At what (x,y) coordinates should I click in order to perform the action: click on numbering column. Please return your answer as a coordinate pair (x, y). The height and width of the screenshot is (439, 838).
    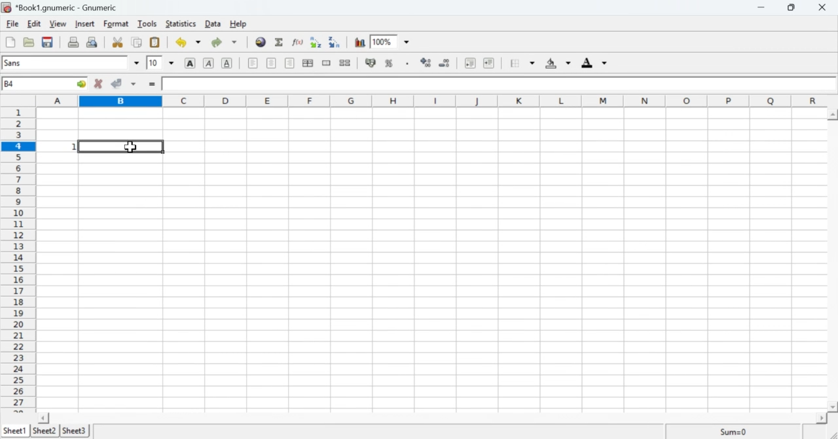
    Looking at the image, I should click on (17, 259).